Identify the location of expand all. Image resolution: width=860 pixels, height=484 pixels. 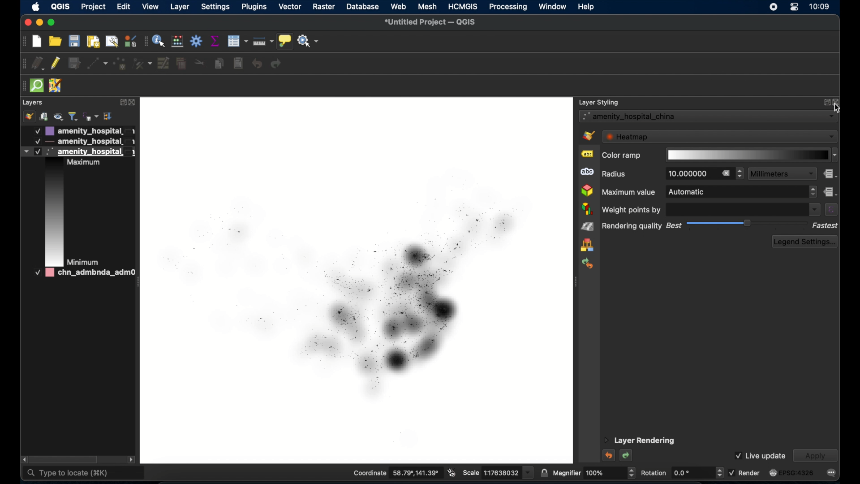
(109, 117).